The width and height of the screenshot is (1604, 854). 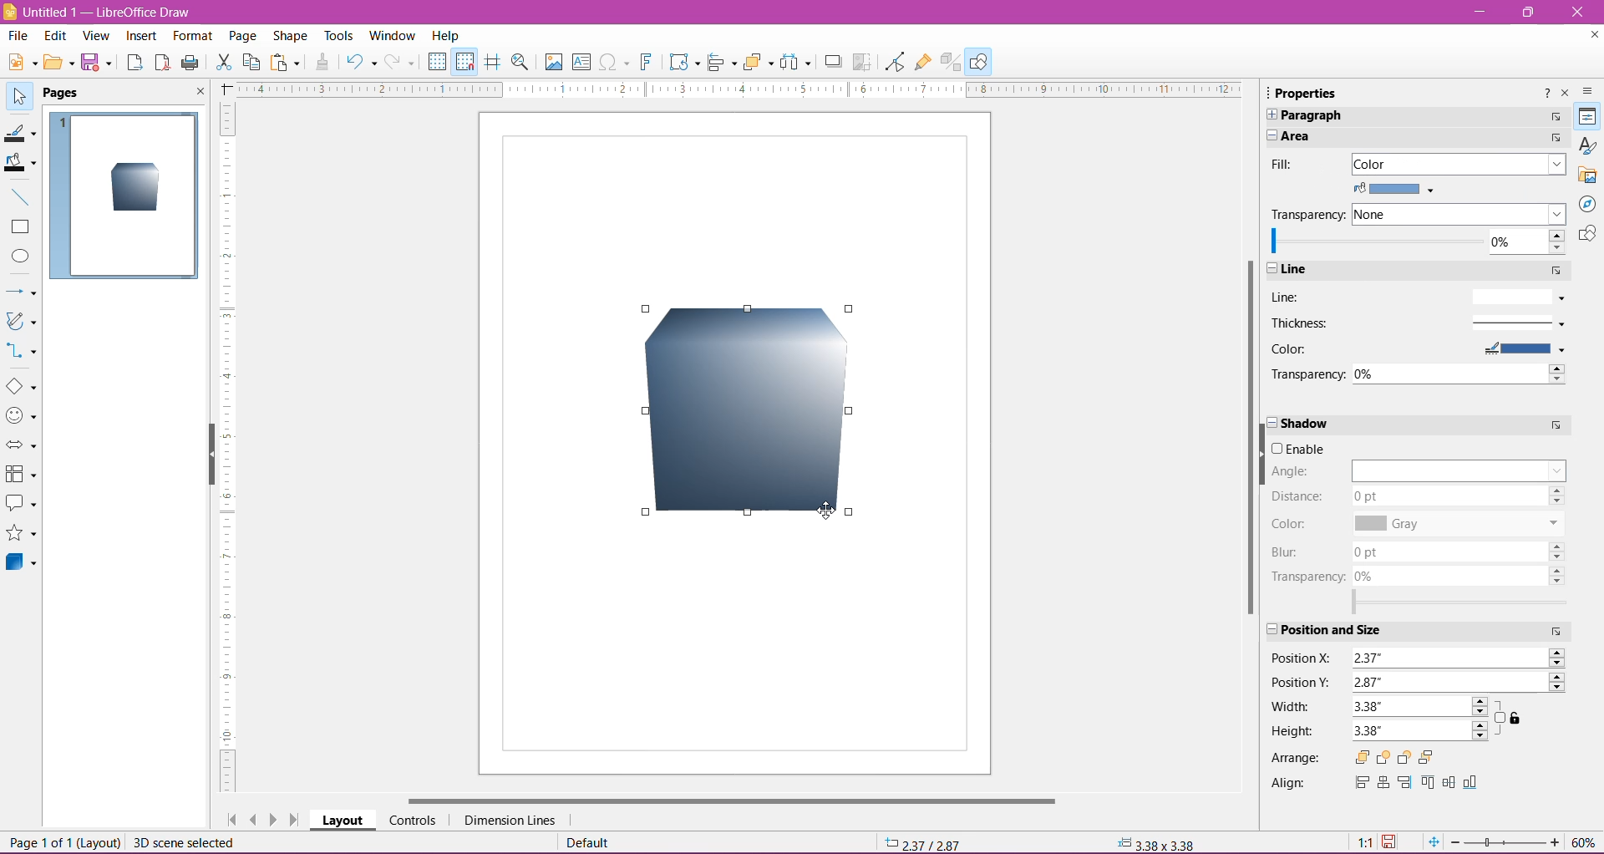 What do you see at coordinates (21, 475) in the screenshot?
I see `Flowcharts` at bounding box center [21, 475].